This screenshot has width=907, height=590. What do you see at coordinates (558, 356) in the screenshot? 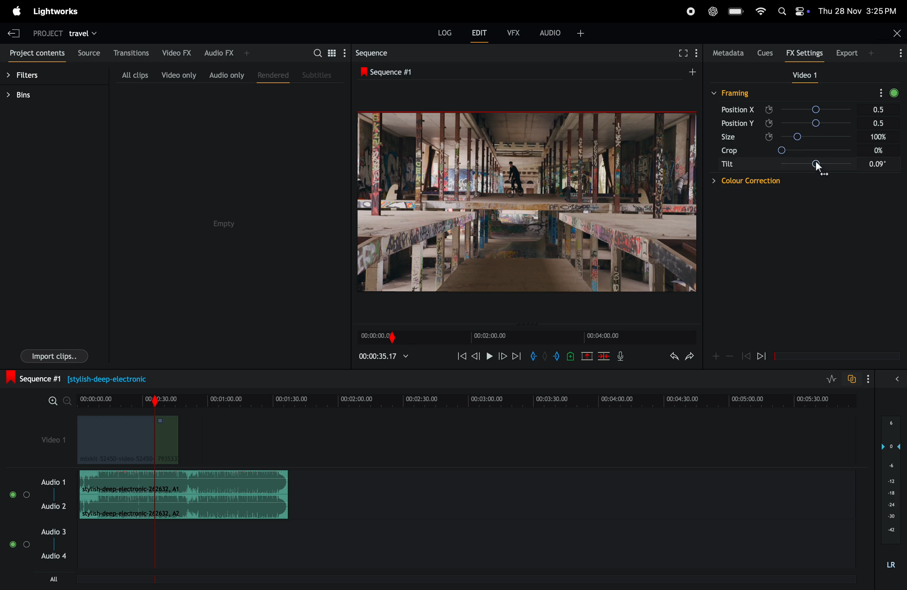
I see `add out mark` at bounding box center [558, 356].